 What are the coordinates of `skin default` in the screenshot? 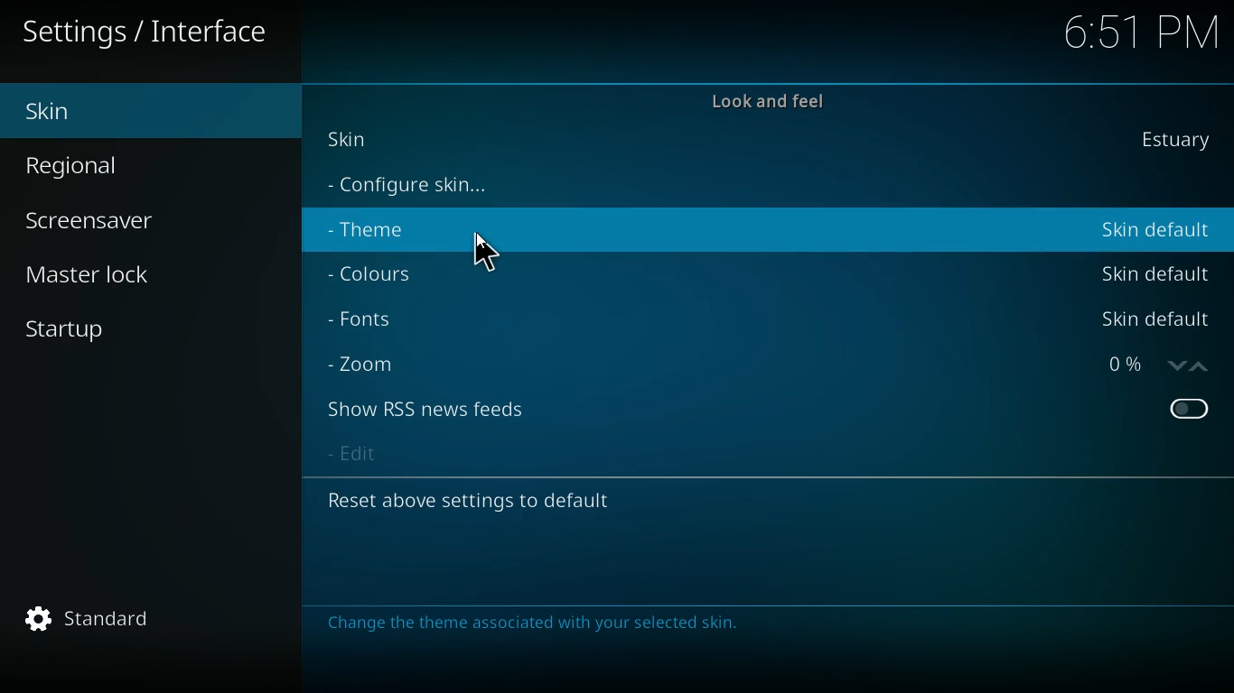 It's located at (1151, 319).